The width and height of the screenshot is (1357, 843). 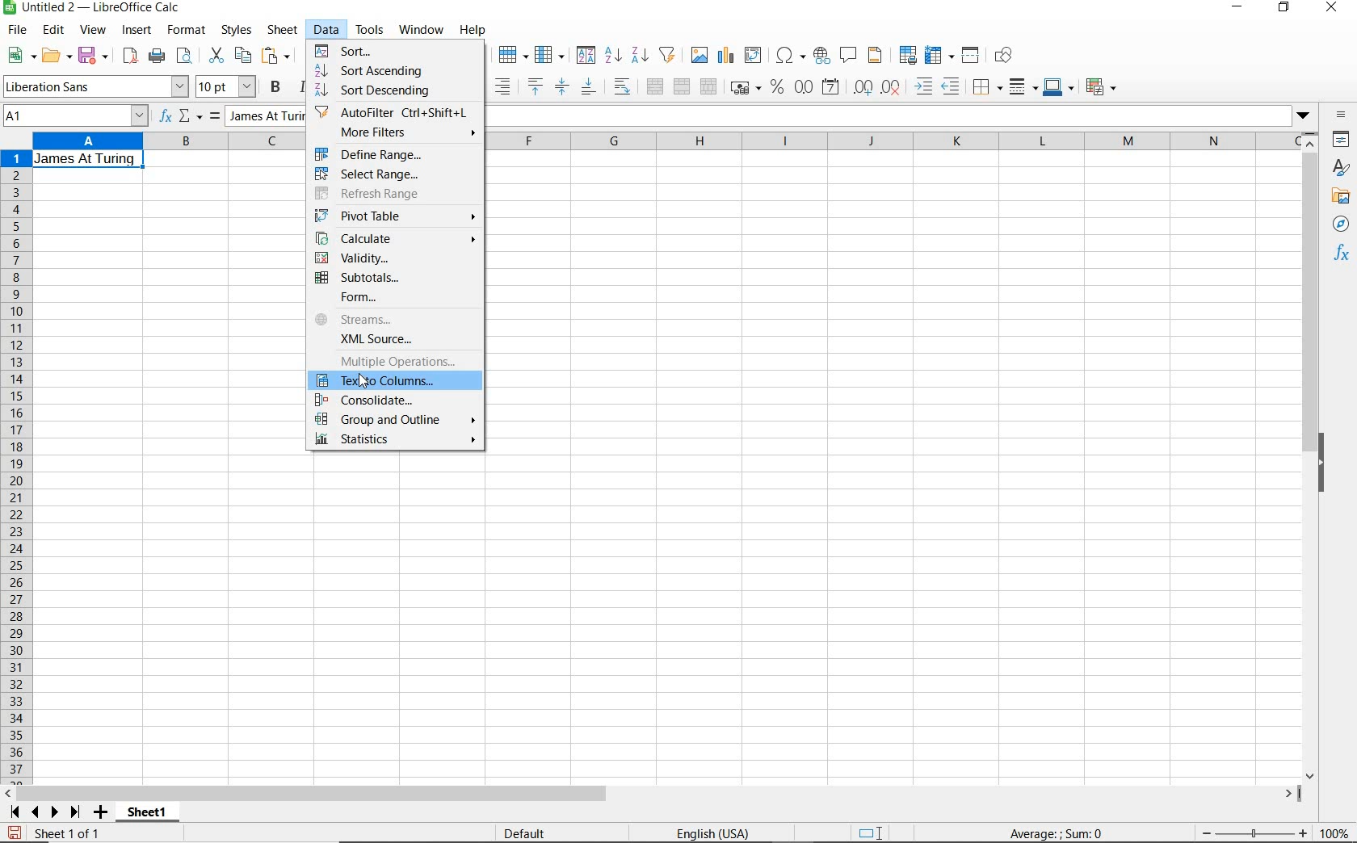 I want to click on validity, so click(x=395, y=258).